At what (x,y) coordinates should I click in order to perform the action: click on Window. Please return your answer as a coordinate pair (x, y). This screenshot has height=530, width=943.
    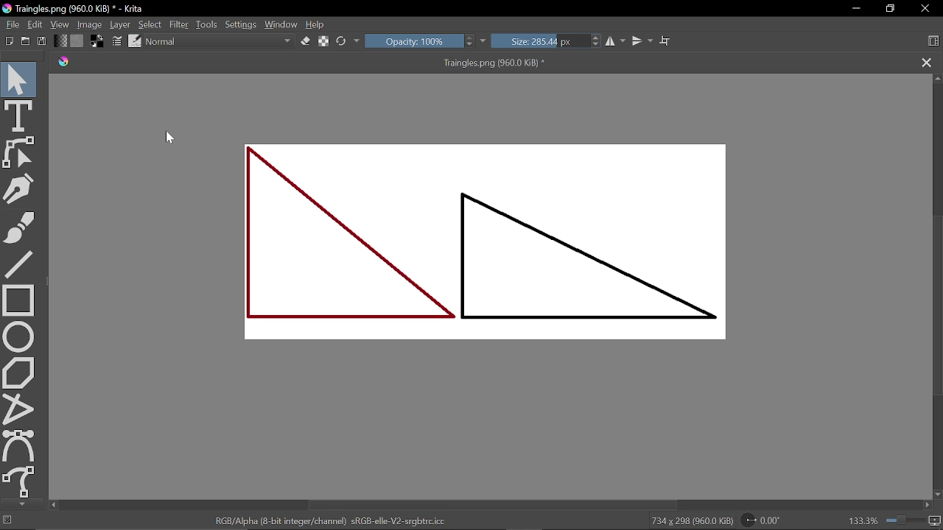
    Looking at the image, I should click on (281, 25).